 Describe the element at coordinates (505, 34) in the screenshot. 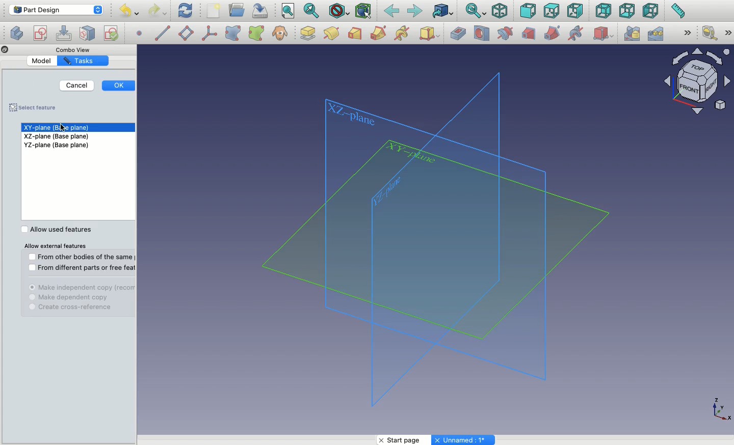

I see `Groove` at that location.